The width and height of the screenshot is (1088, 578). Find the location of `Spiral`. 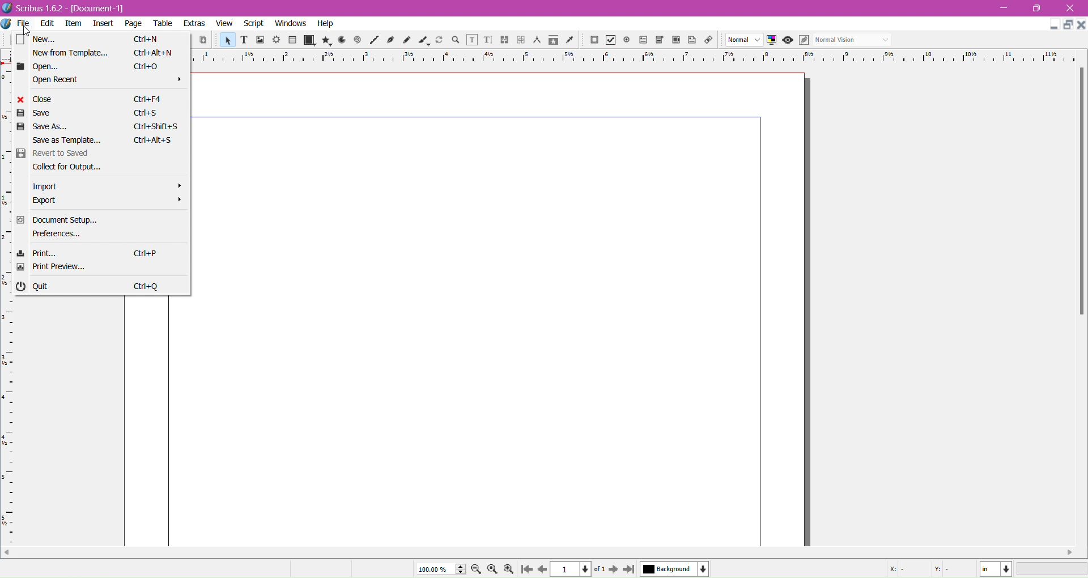

Spiral is located at coordinates (357, 41).